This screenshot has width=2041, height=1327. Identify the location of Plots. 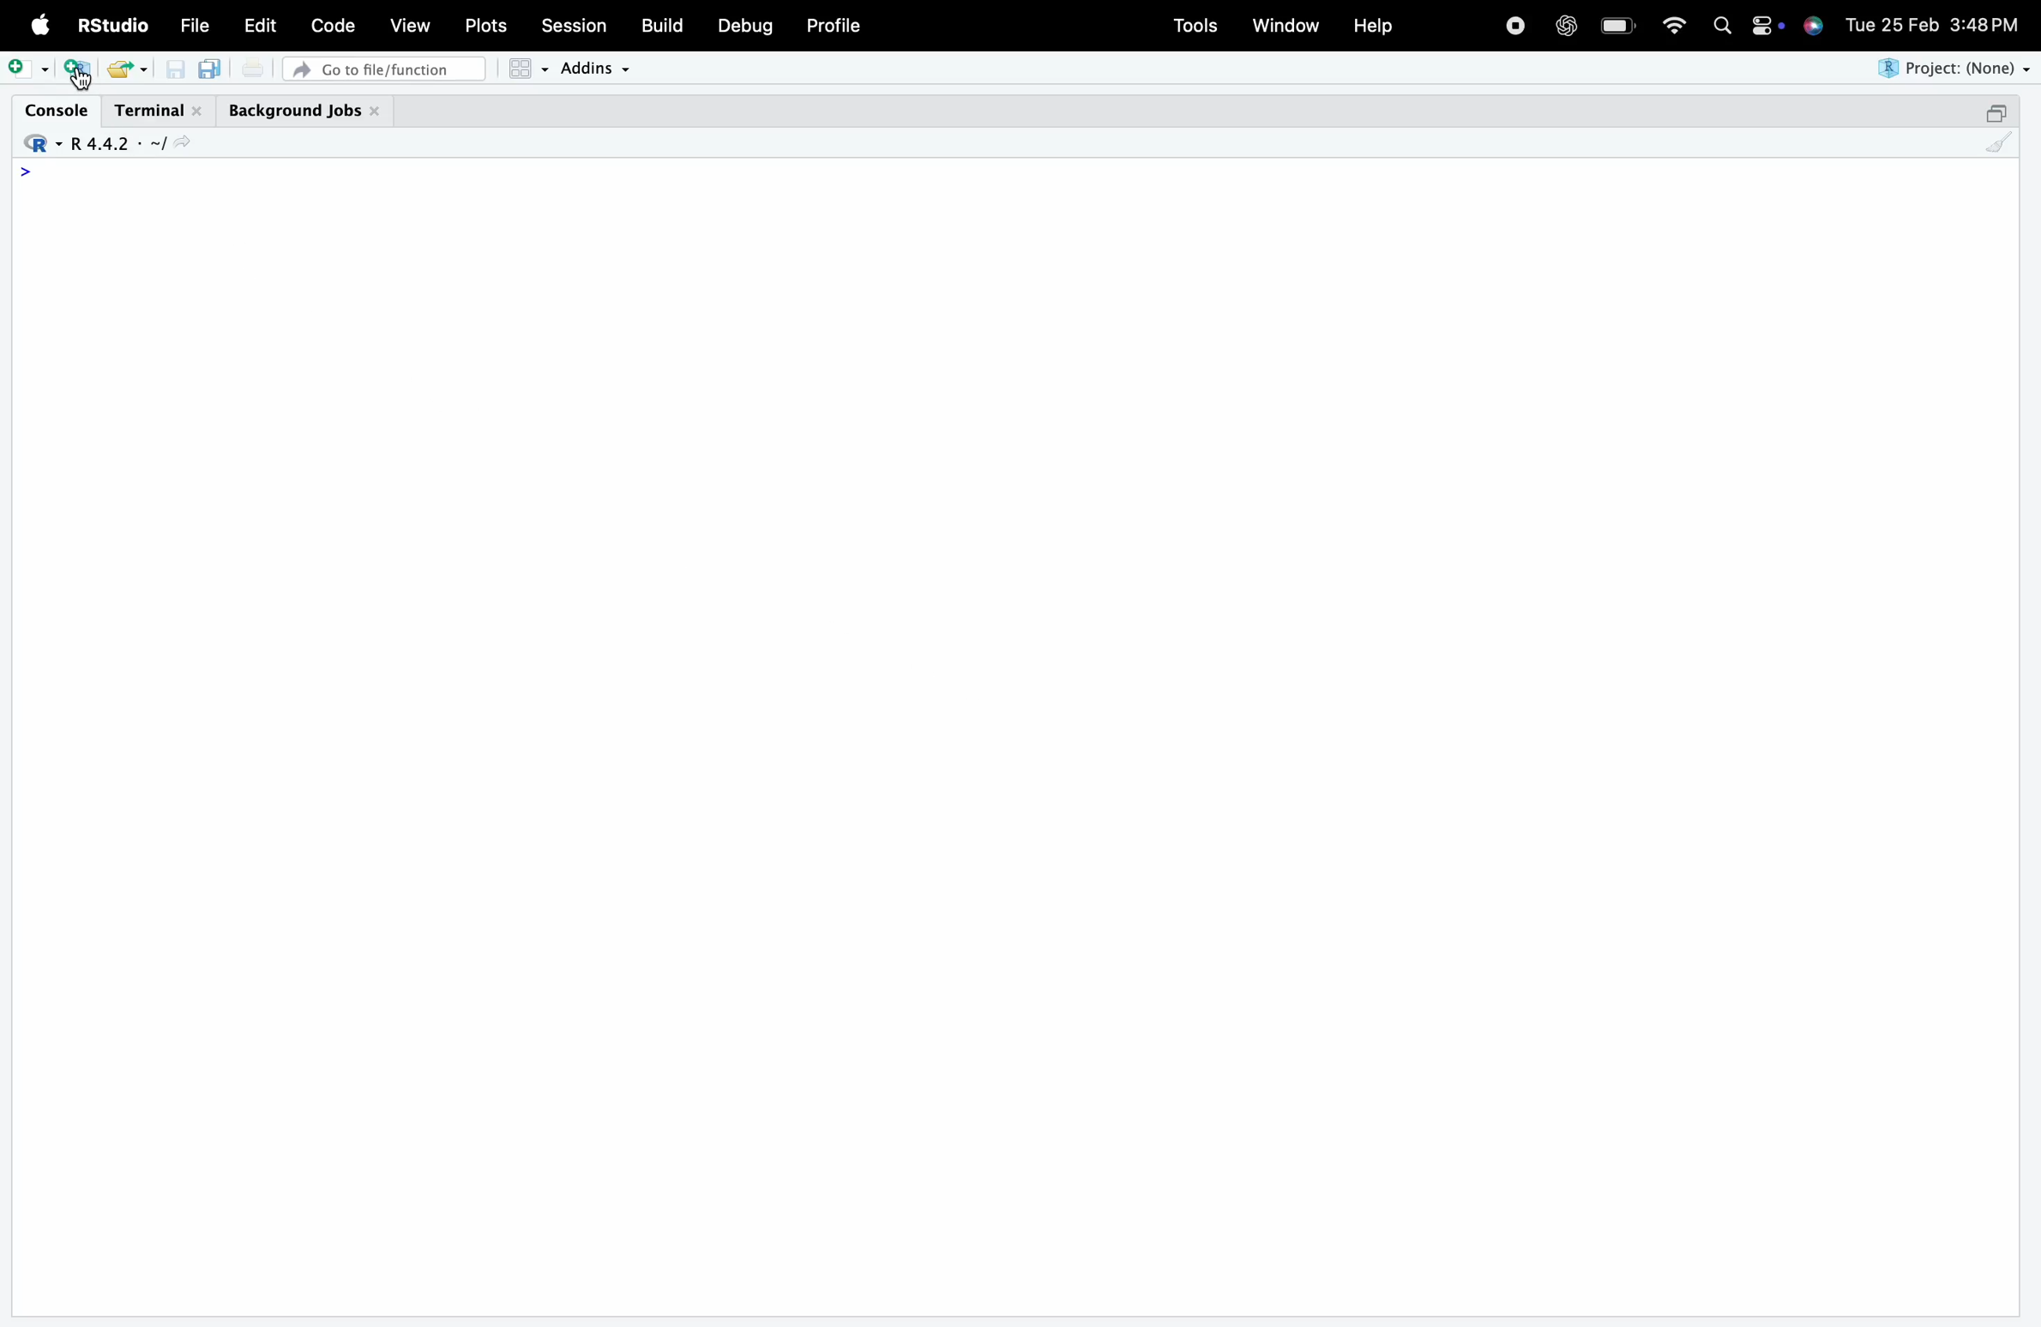
(484, 26).